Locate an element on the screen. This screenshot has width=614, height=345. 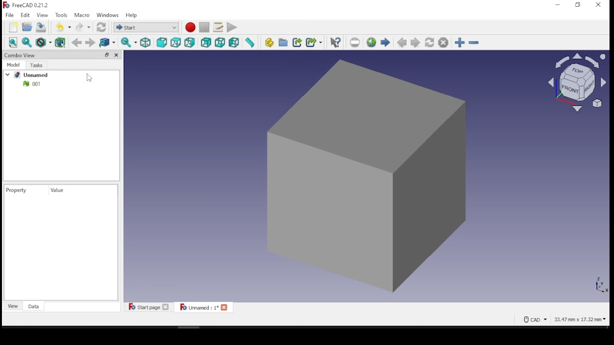
previous page is located at coordinates (401, 43).